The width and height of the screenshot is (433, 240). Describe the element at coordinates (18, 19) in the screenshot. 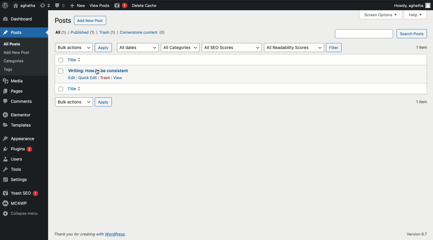

I see `Dashboard` at that location.